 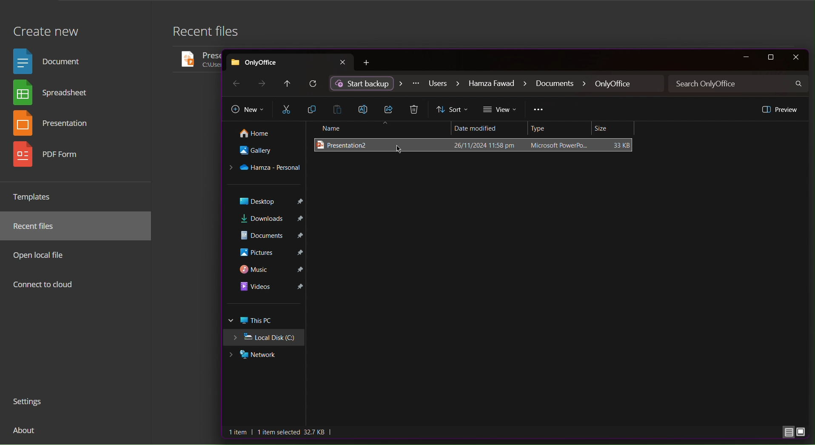 What do you see at coordinates (211, 34) in the screenshot?
I see `Recent files` at bounding box center [211, 34].